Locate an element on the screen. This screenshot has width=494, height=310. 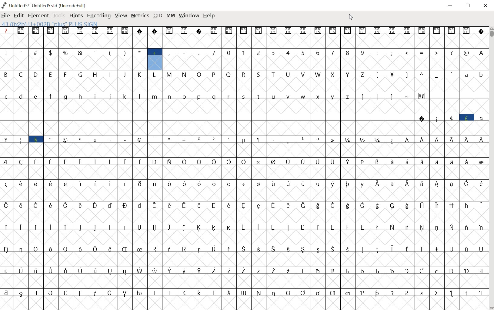
window is located at coordinates (189, 16).